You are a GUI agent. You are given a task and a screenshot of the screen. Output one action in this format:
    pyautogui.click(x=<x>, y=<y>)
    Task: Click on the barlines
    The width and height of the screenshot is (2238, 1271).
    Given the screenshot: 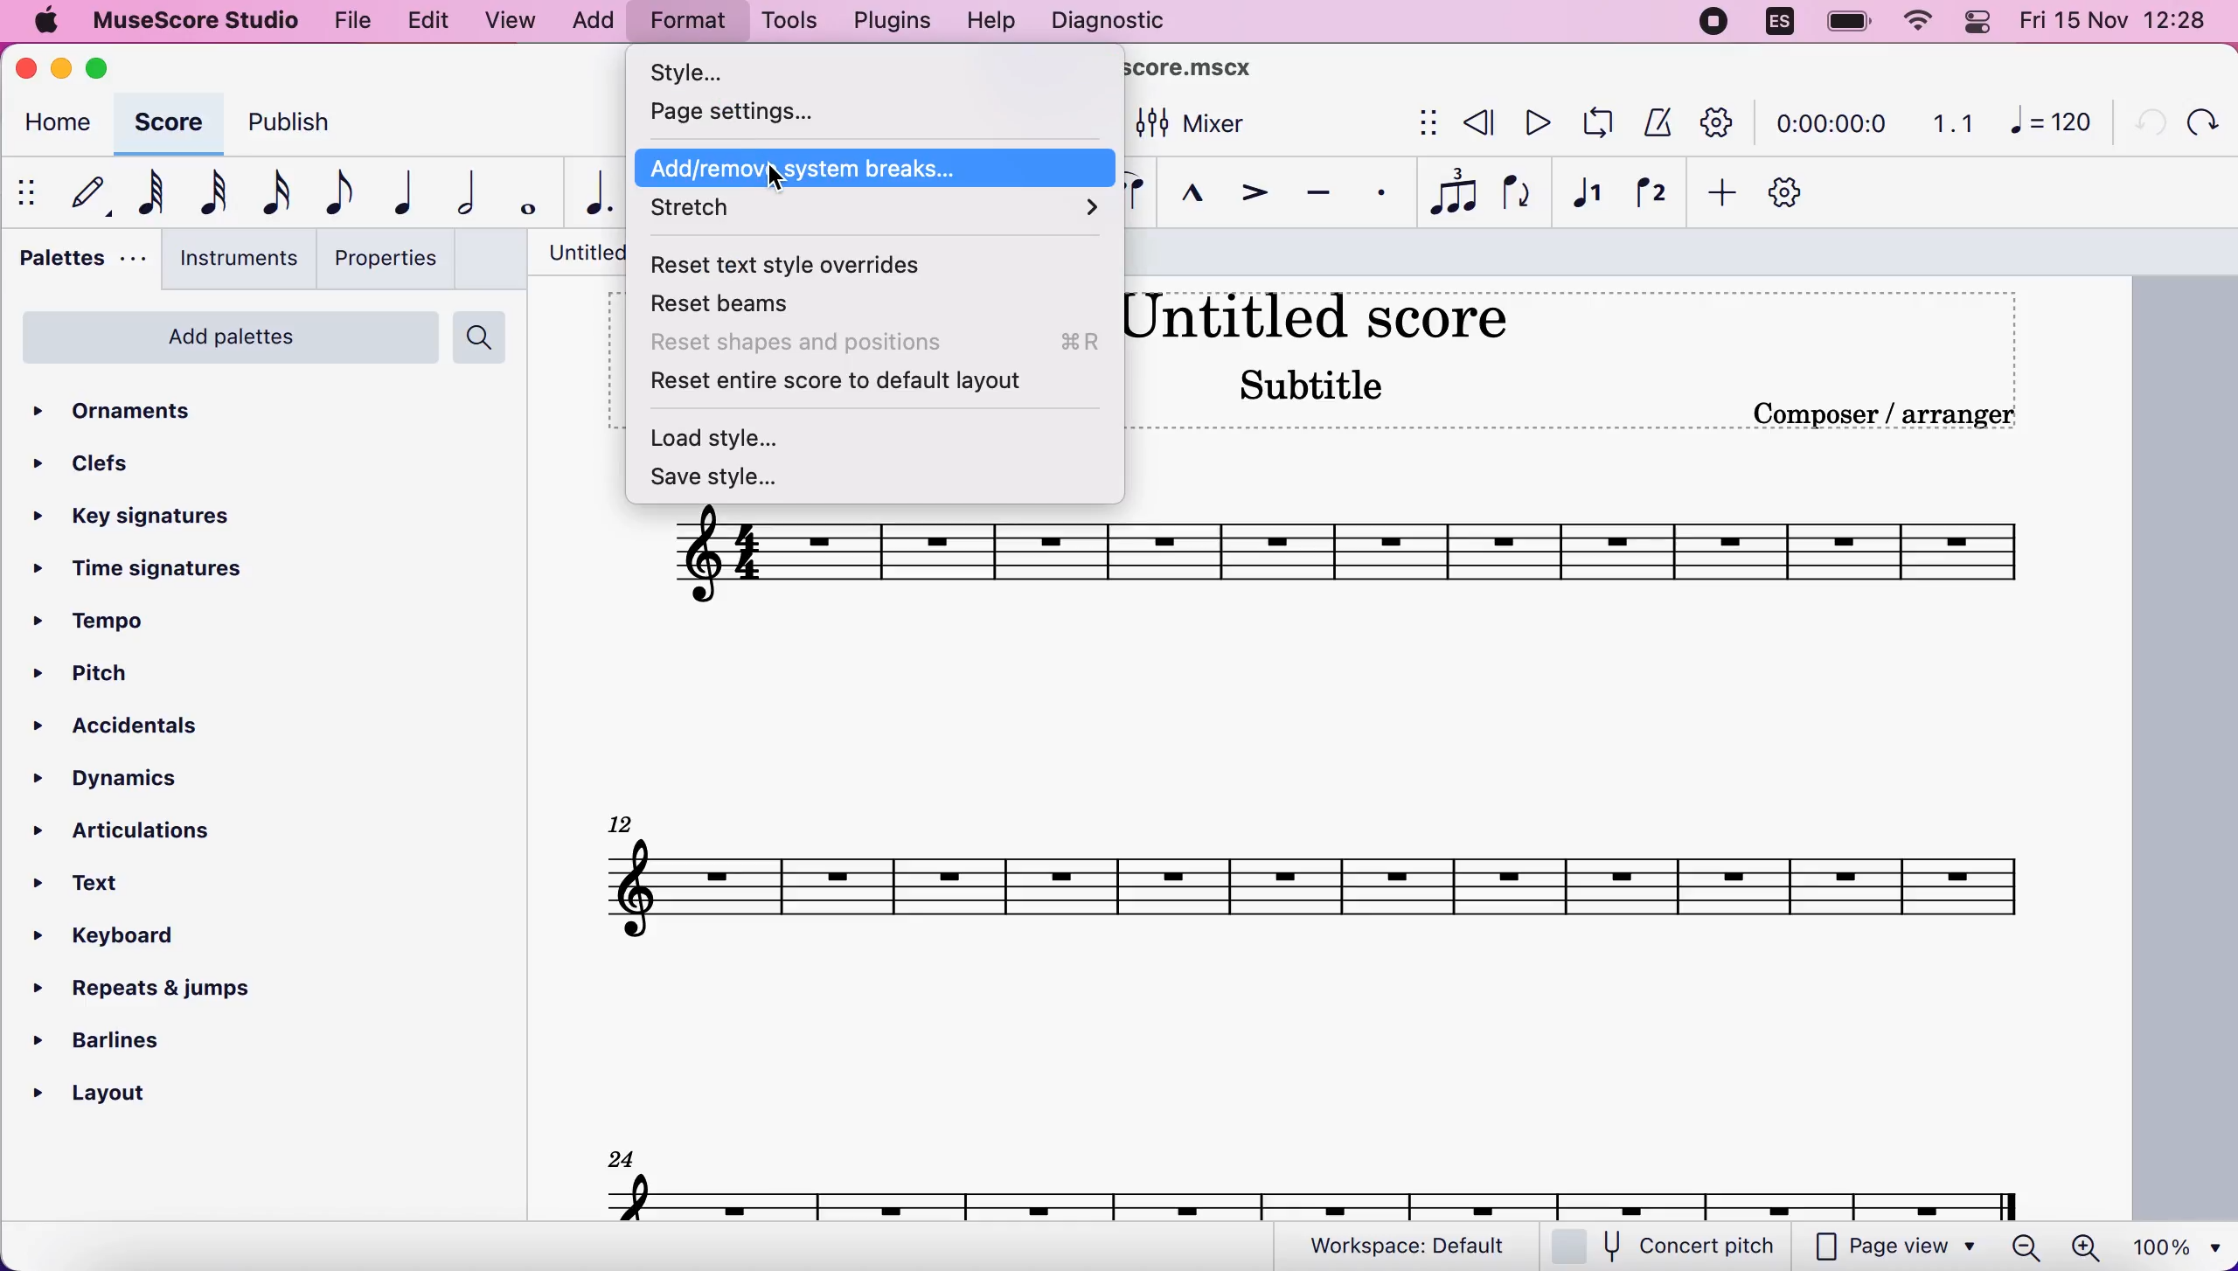 What is the action you would take?
    pyautogui.click(x=144, y=1034)
    